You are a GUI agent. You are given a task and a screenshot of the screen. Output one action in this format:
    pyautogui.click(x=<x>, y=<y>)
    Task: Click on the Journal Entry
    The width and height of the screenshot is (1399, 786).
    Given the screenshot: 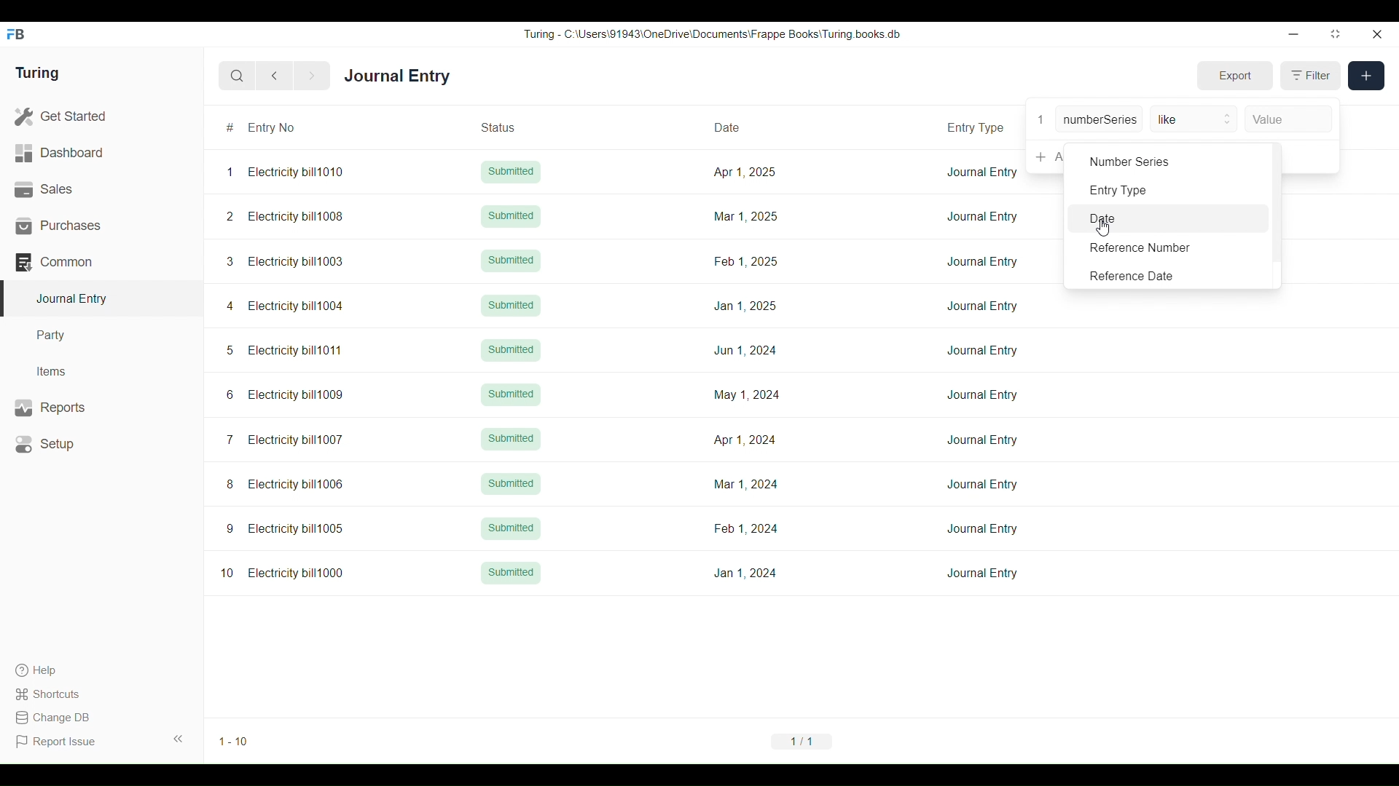 What is the action you would take?
    pyautogui.click(x=981, y=573)
    